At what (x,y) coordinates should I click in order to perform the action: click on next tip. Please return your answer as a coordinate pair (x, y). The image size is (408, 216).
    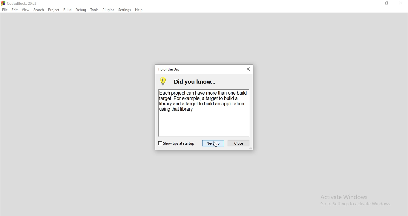
    Looking at the image, I should click on (213, 143).